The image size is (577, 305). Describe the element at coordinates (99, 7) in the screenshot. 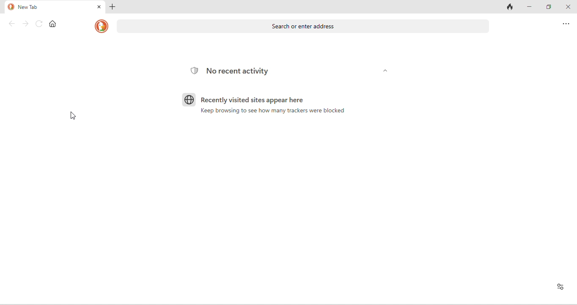

I see `close` at that location.